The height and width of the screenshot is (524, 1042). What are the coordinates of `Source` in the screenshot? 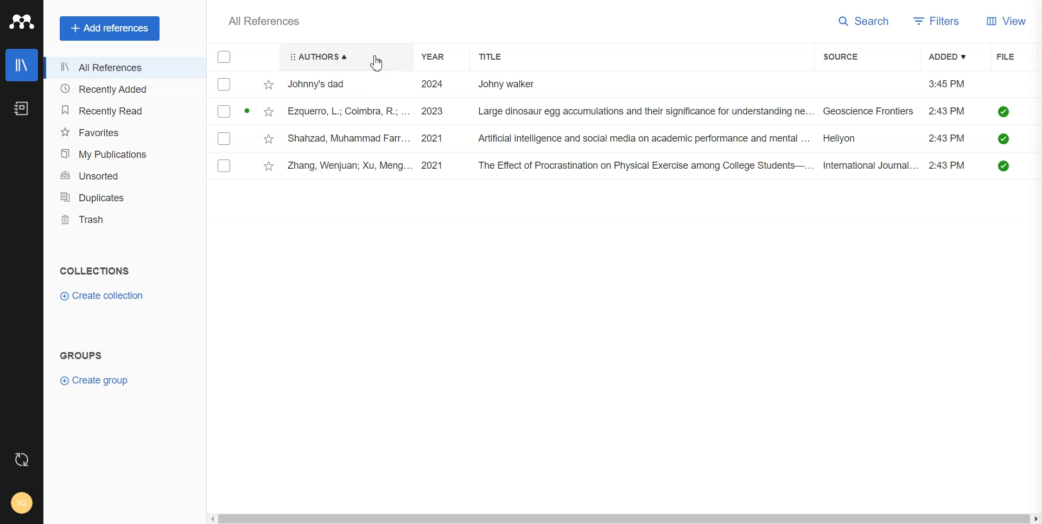 It's located at (857, 56).